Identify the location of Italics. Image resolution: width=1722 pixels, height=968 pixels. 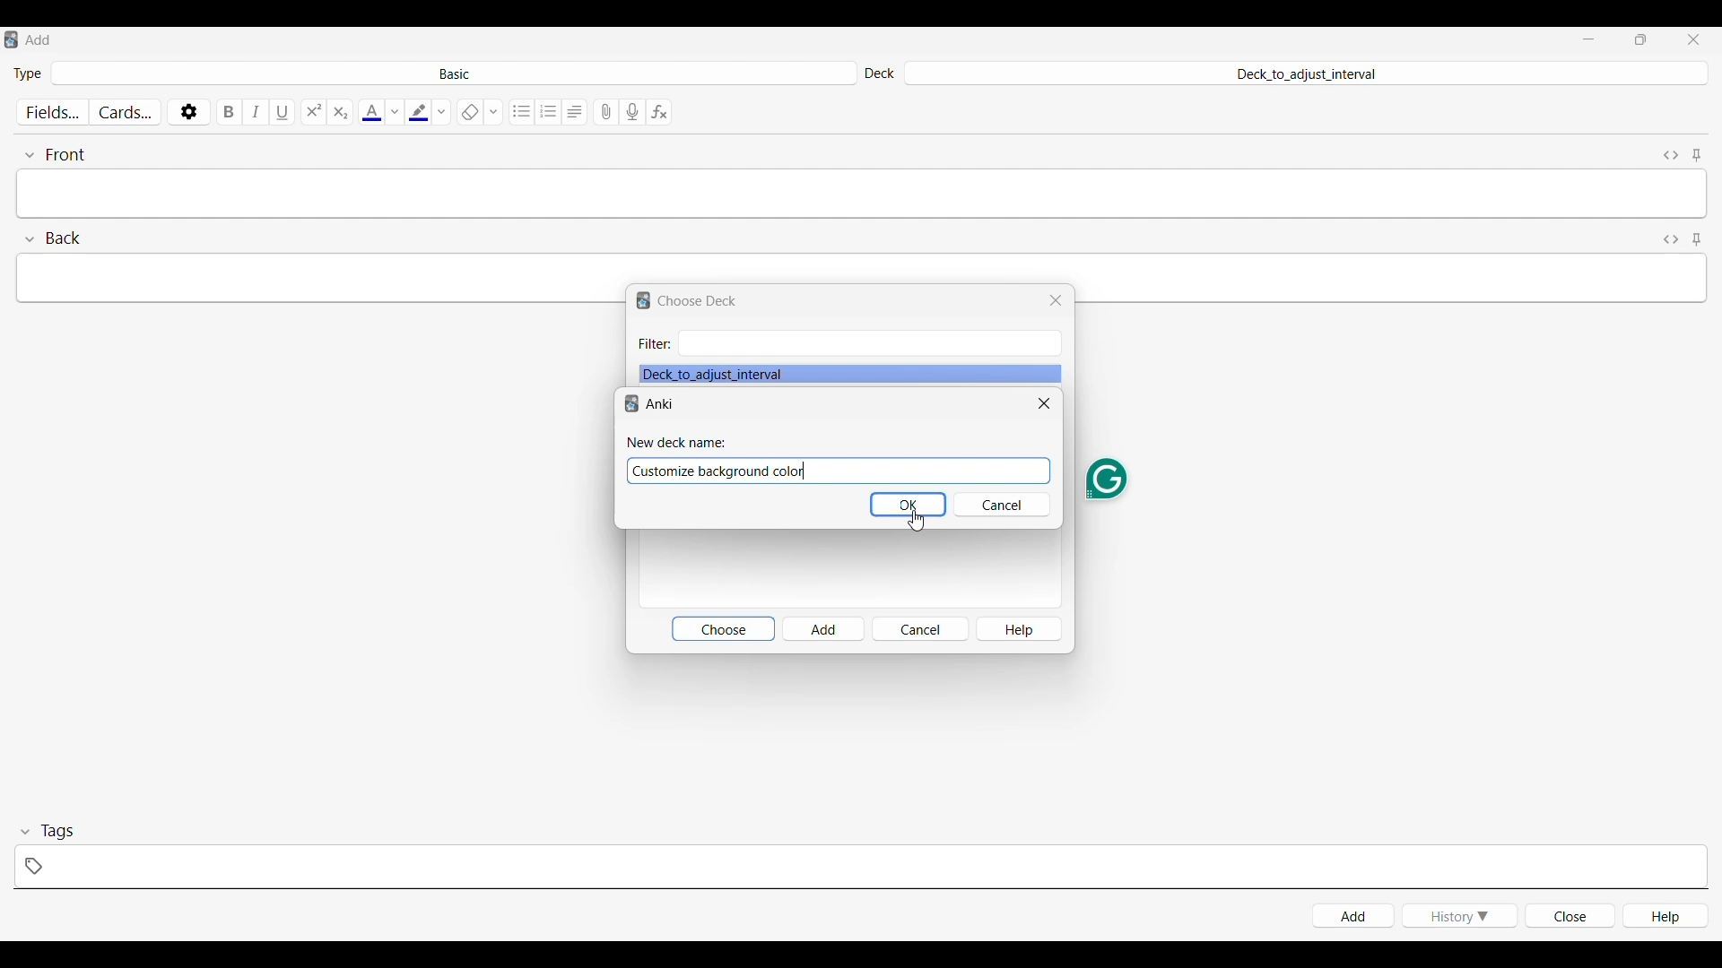
(257, 112).